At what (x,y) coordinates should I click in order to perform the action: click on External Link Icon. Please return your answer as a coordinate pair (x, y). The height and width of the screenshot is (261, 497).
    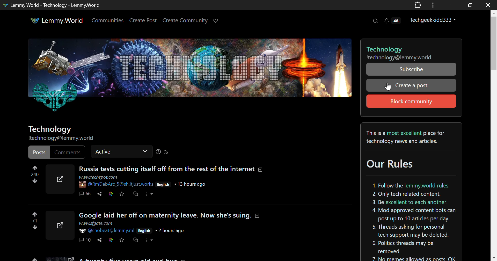
    Looking at the image, I should click on (59, 179).